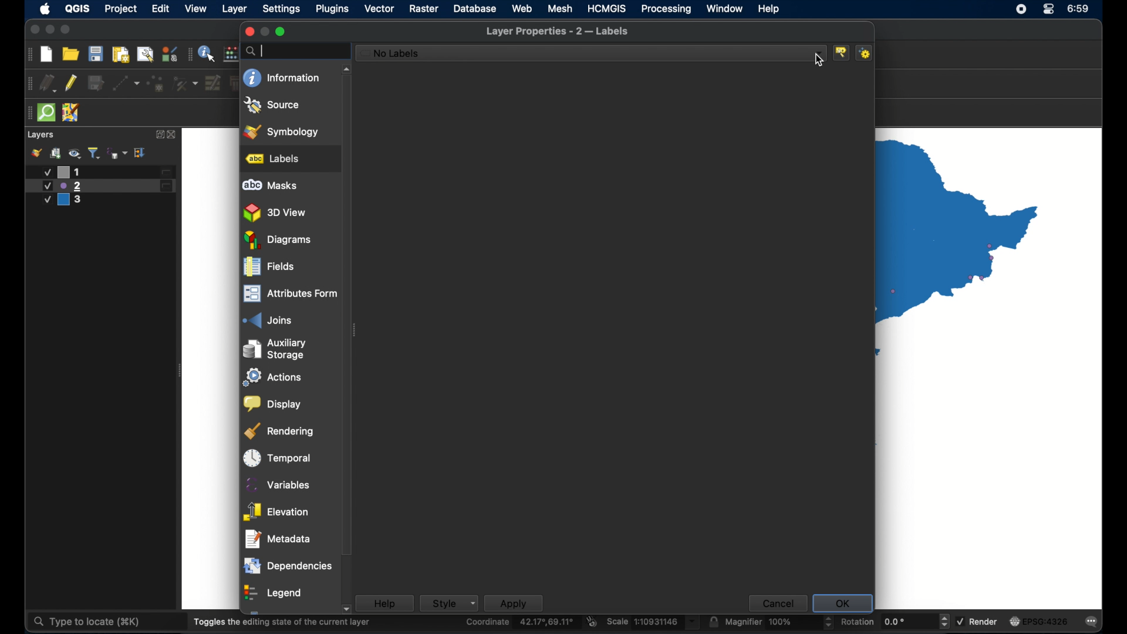 This screenshot has width=1127, height=634. What do you see at coordinates (106, 172) in the screenshot?
I see `layer 1` at bounding box center [106, 172].